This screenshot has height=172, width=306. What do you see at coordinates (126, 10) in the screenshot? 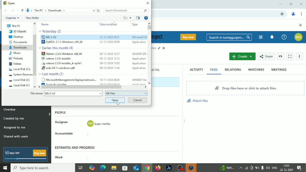
I see `Search` at bounding box center [126, 10].